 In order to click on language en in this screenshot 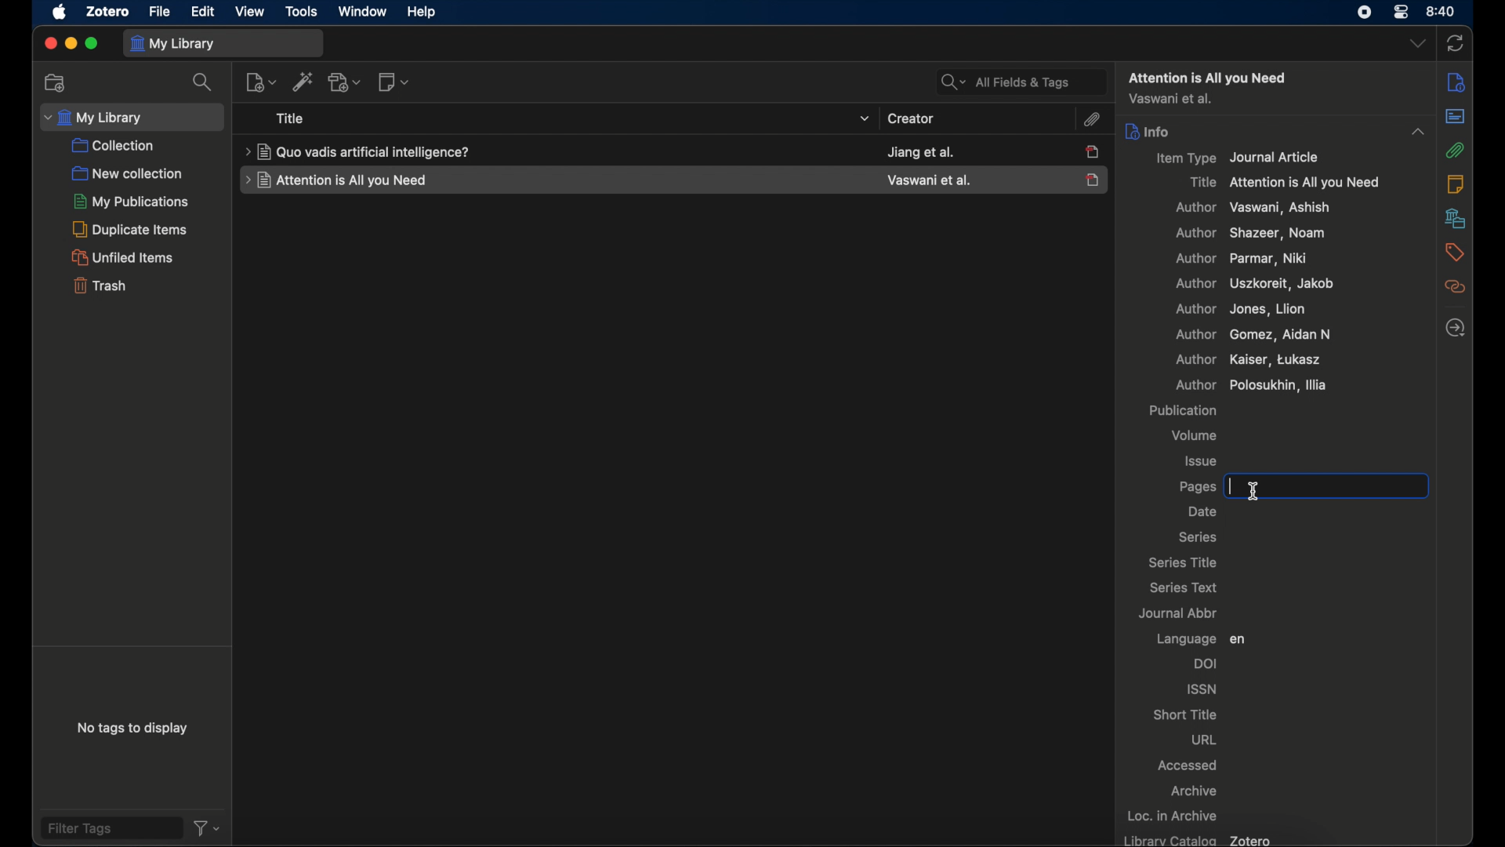, I will do `click(1200, 638)`.